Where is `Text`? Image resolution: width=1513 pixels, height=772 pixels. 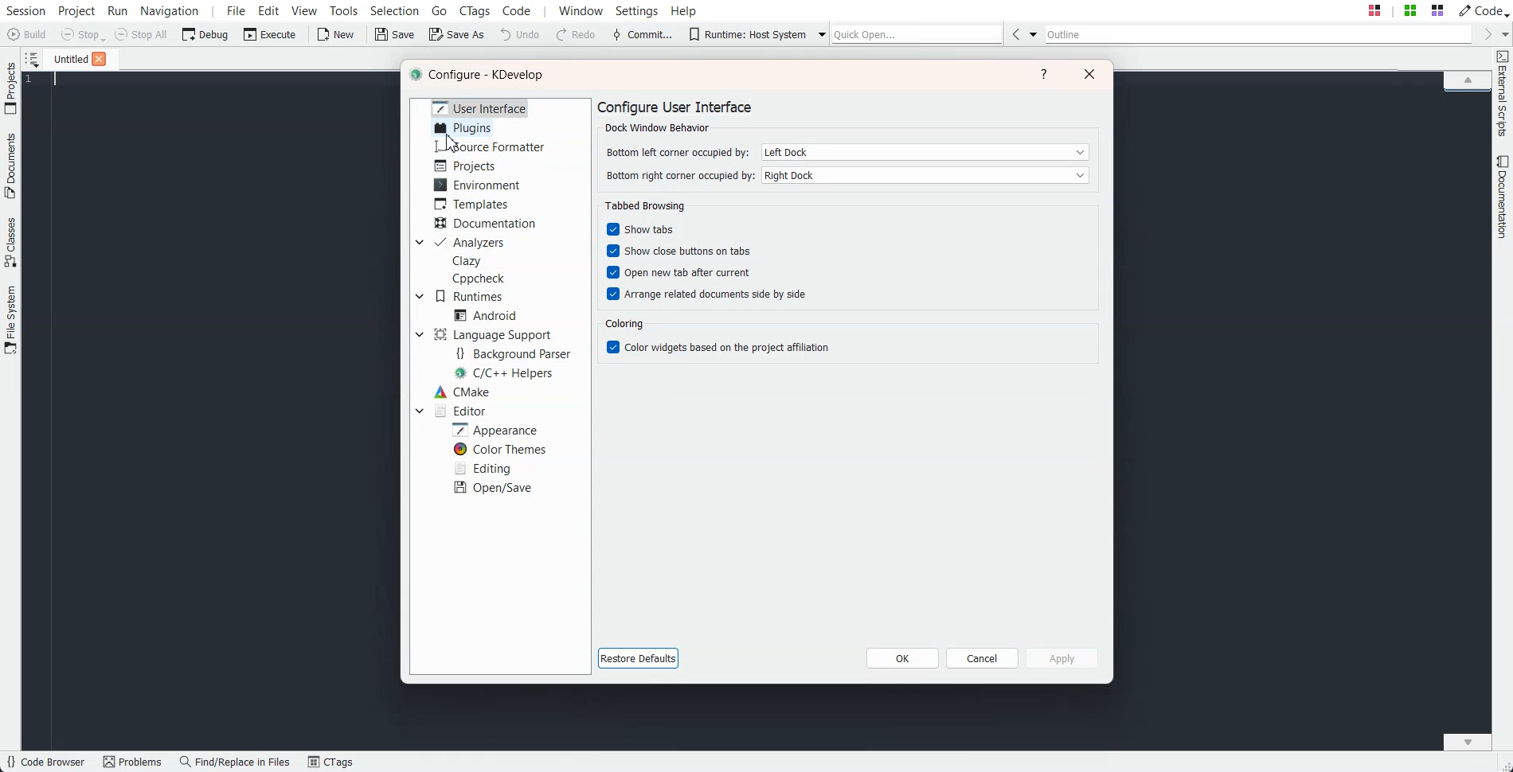 Text is located at coordinates (643, 205).